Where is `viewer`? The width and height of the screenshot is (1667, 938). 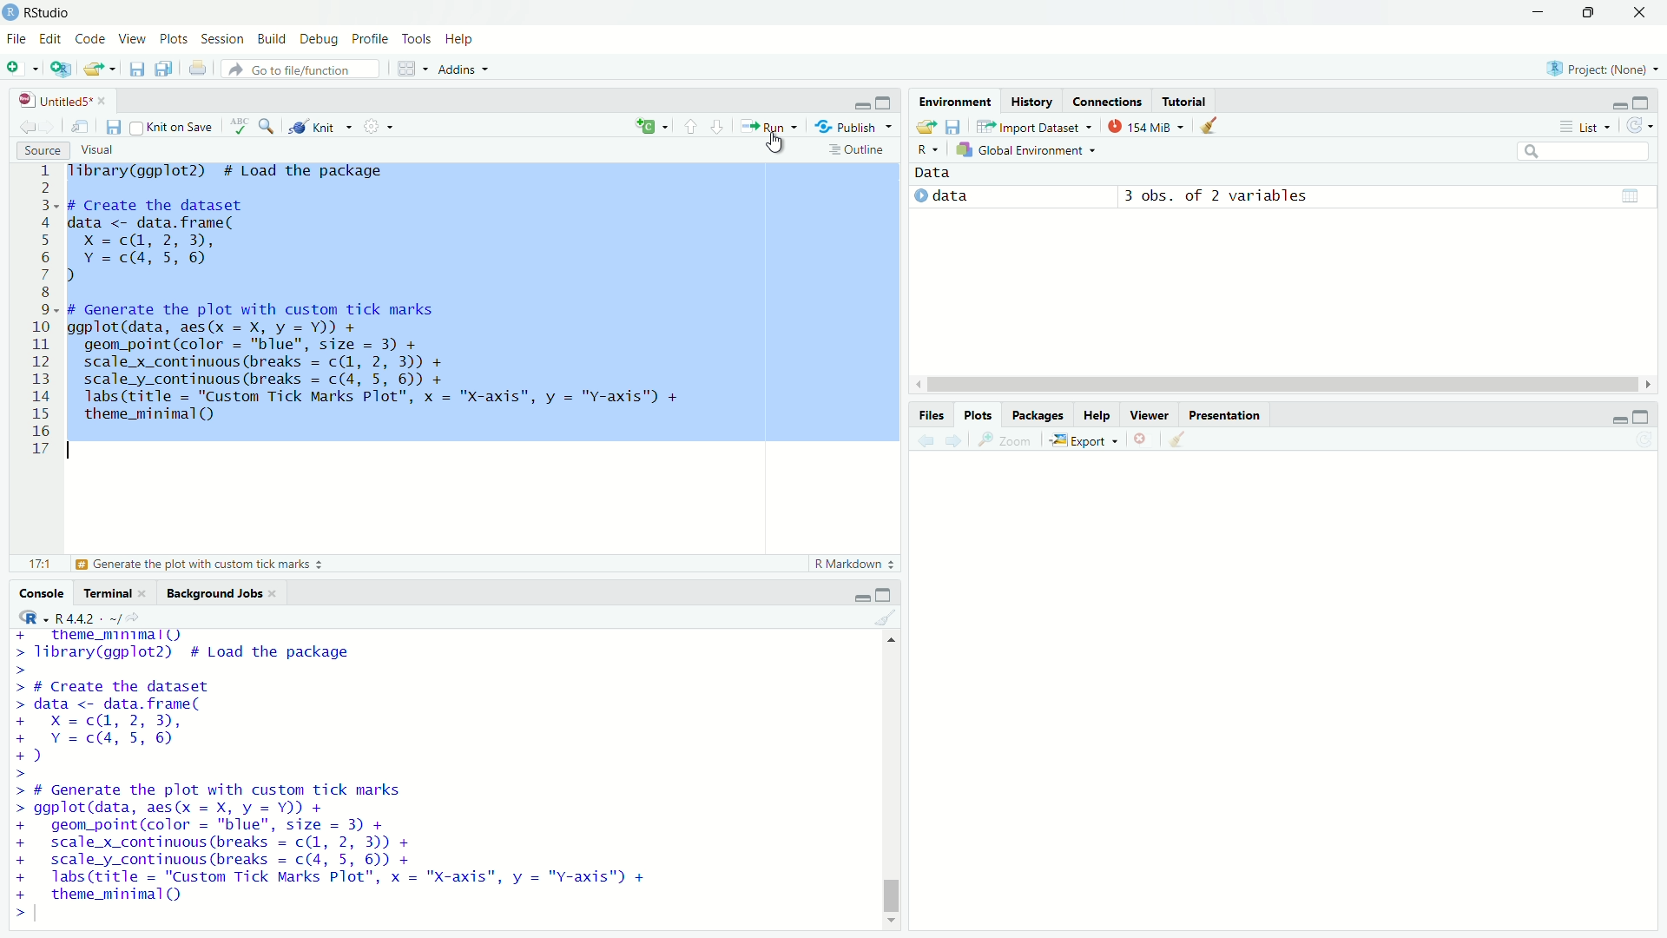
viewer is located at coordinates (1150, 413).